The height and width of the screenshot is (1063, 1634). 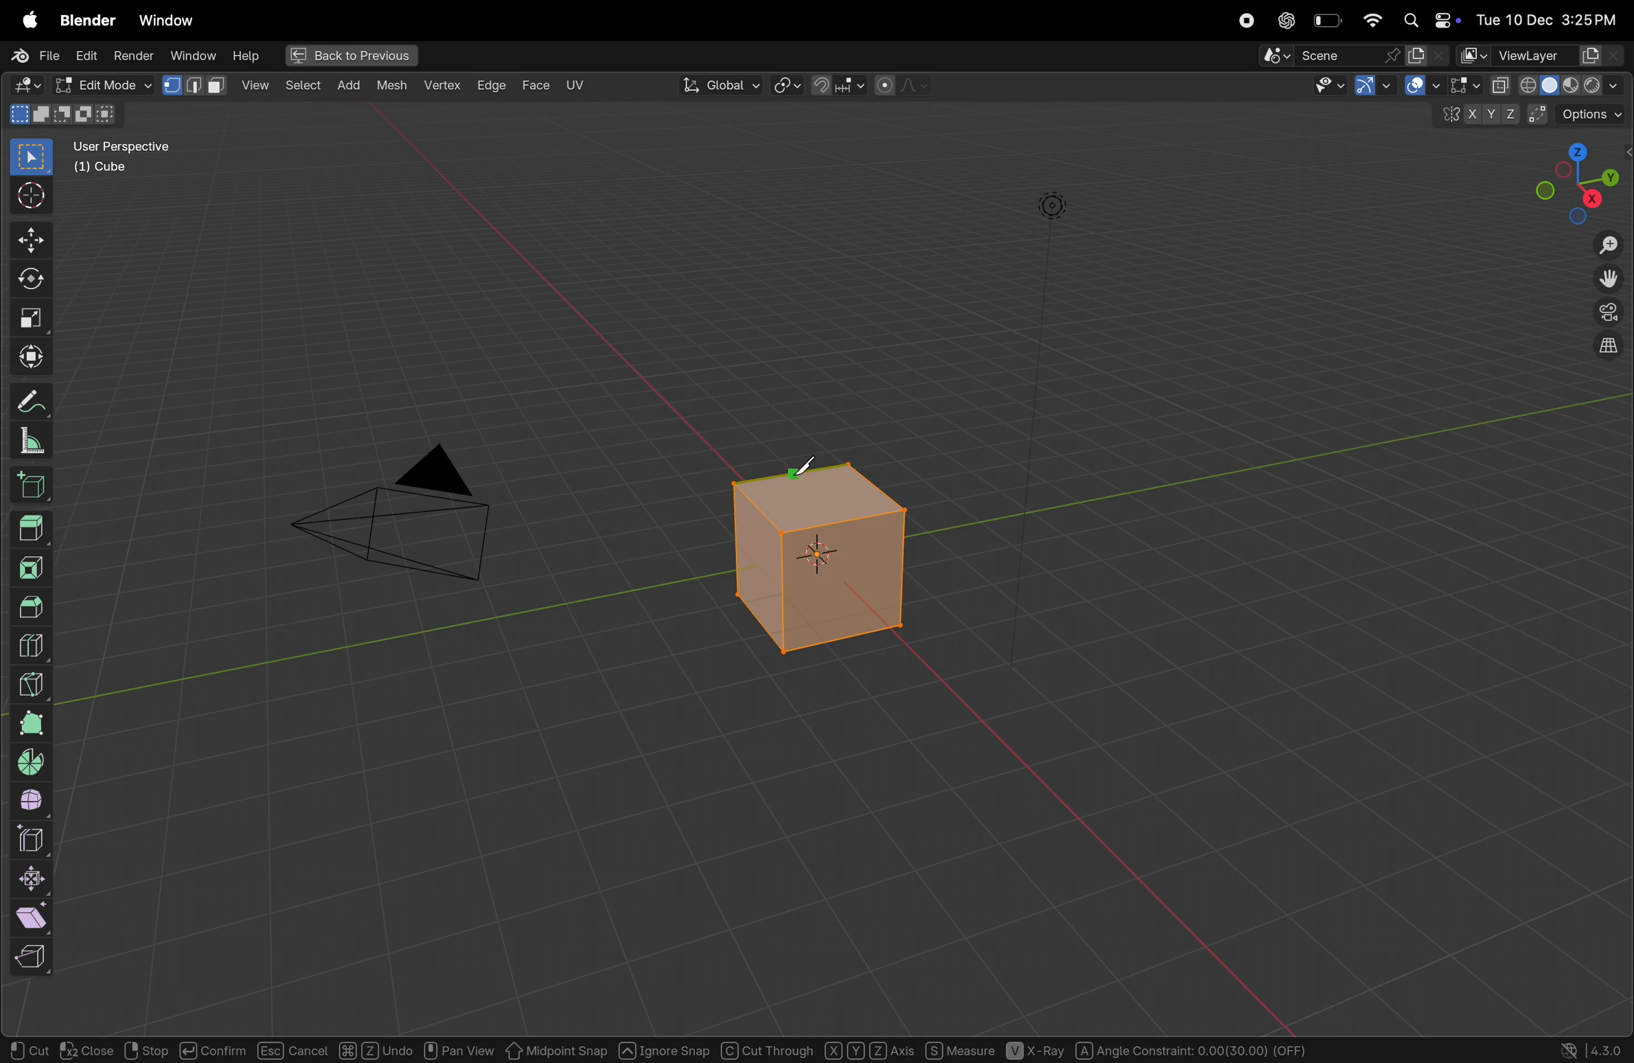 What do you see at coordinates (85, 19) in the screenshot?
I see `Blender` at bounding box center [85, 19].